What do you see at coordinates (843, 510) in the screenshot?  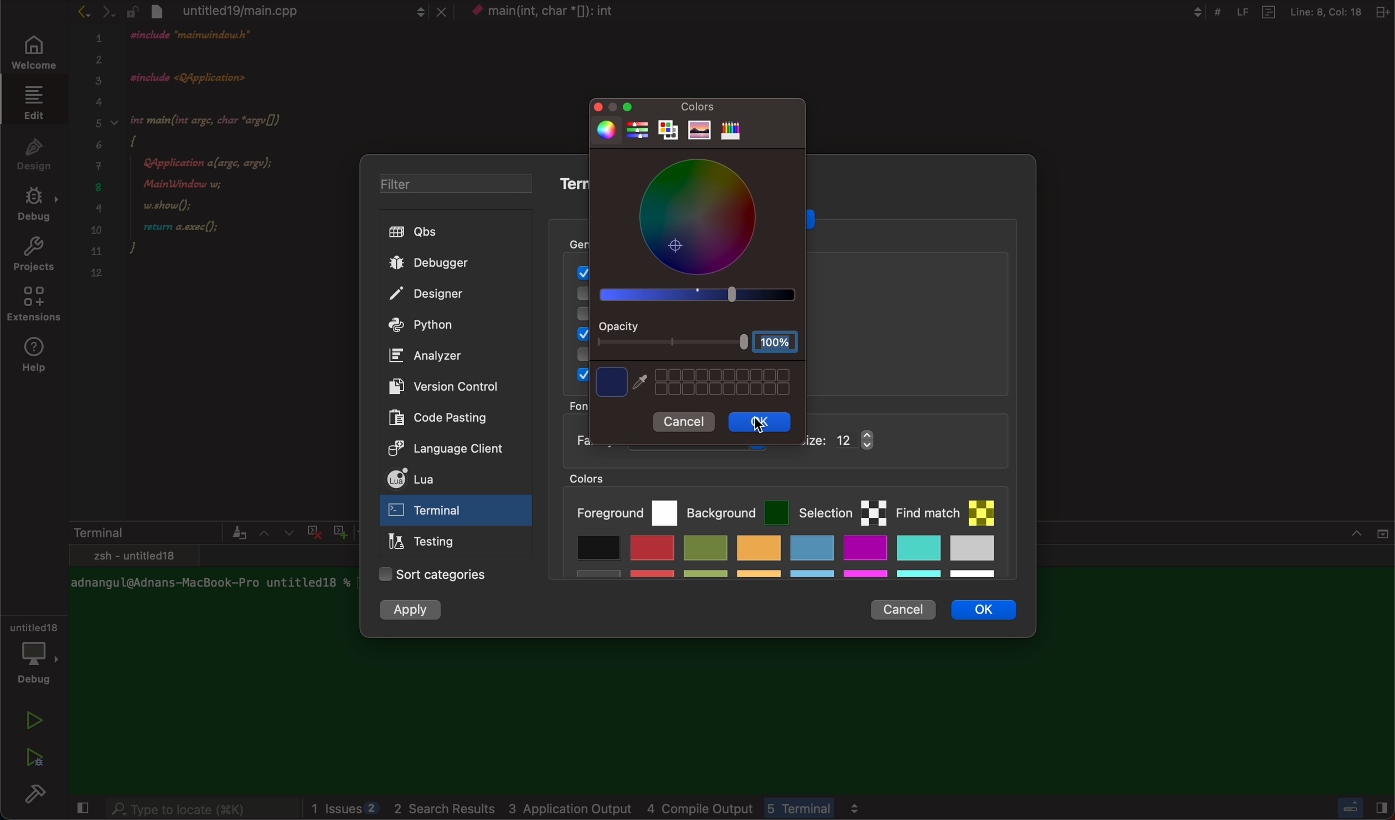 I see `selection` at bounding box center [843, 510].